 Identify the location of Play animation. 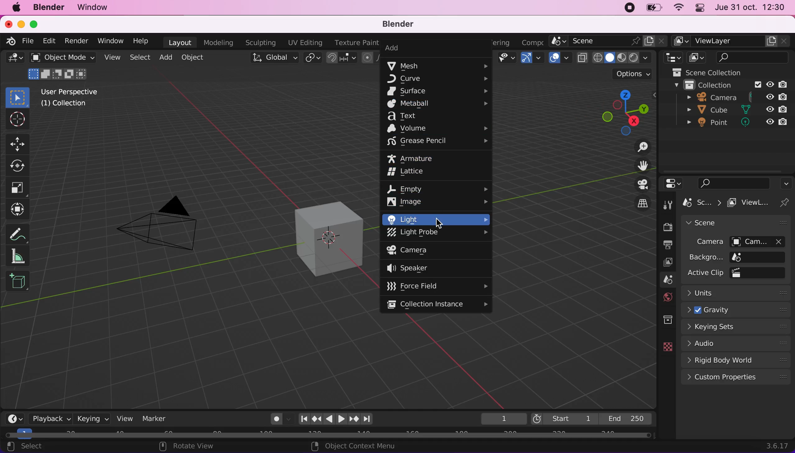
(328, 420).